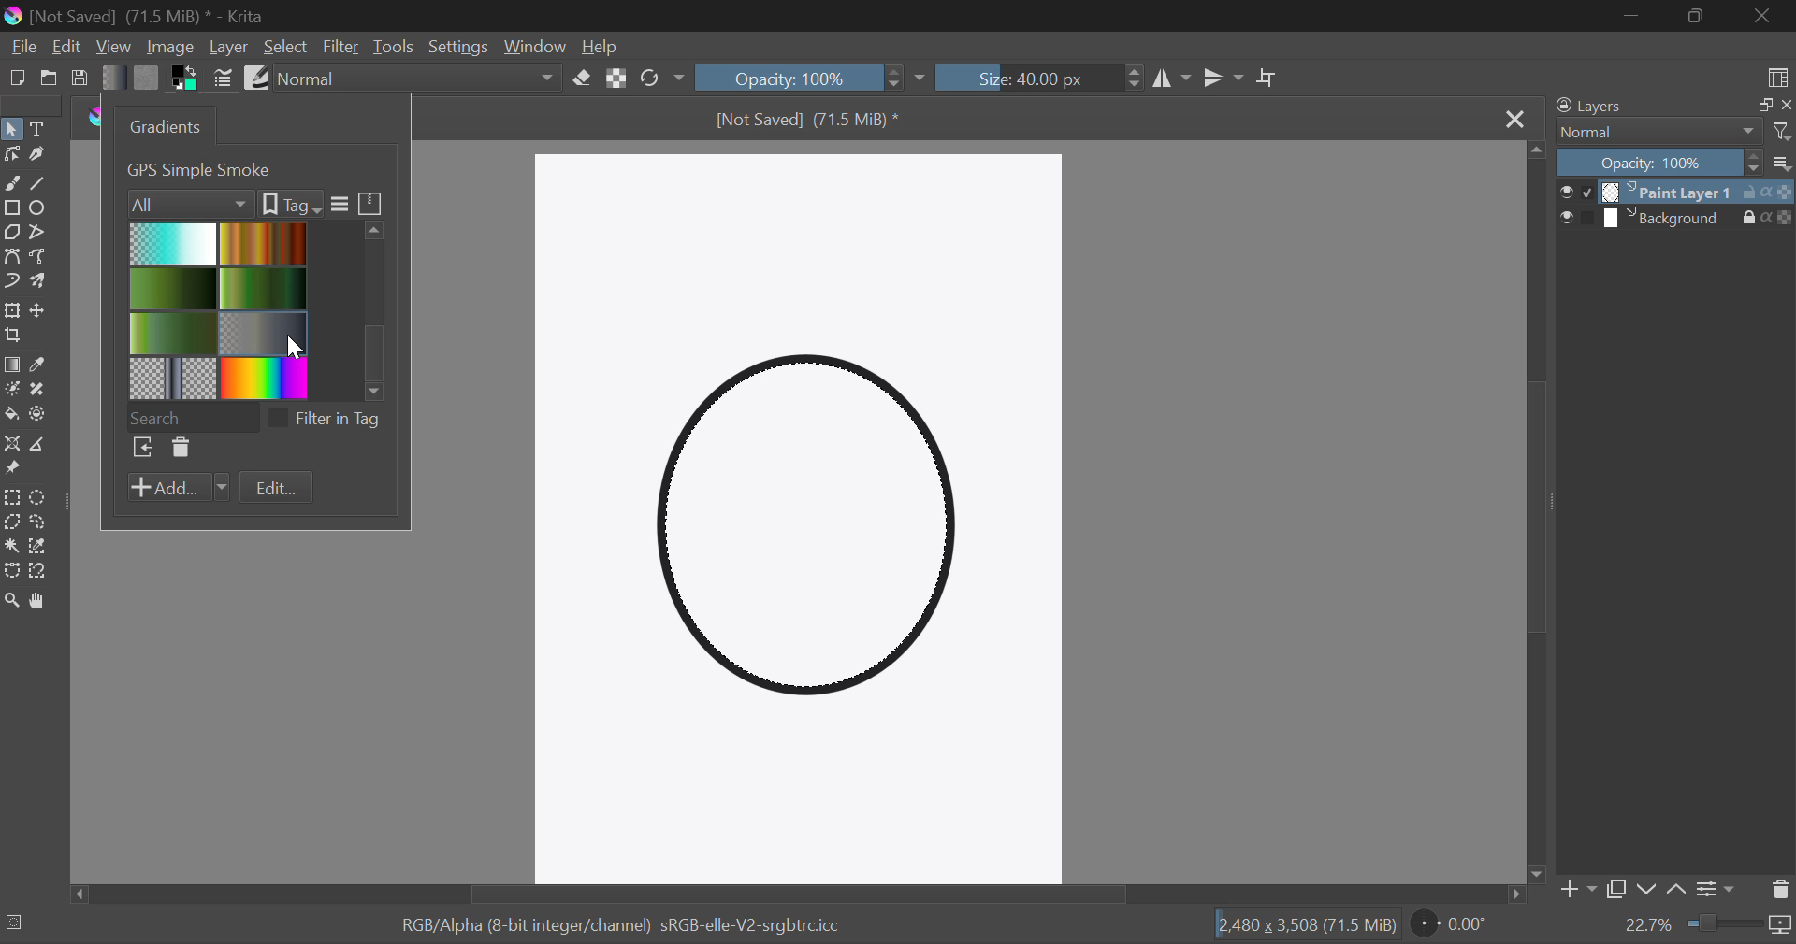  Describe the element at coordinates (13, 337) in the screenshot. I see `Crop` at that location.